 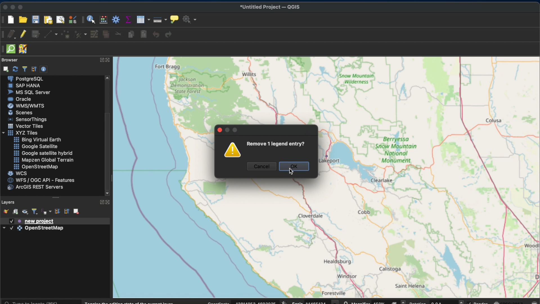 I want to click on CURSOR, so click(x=291, y=173).